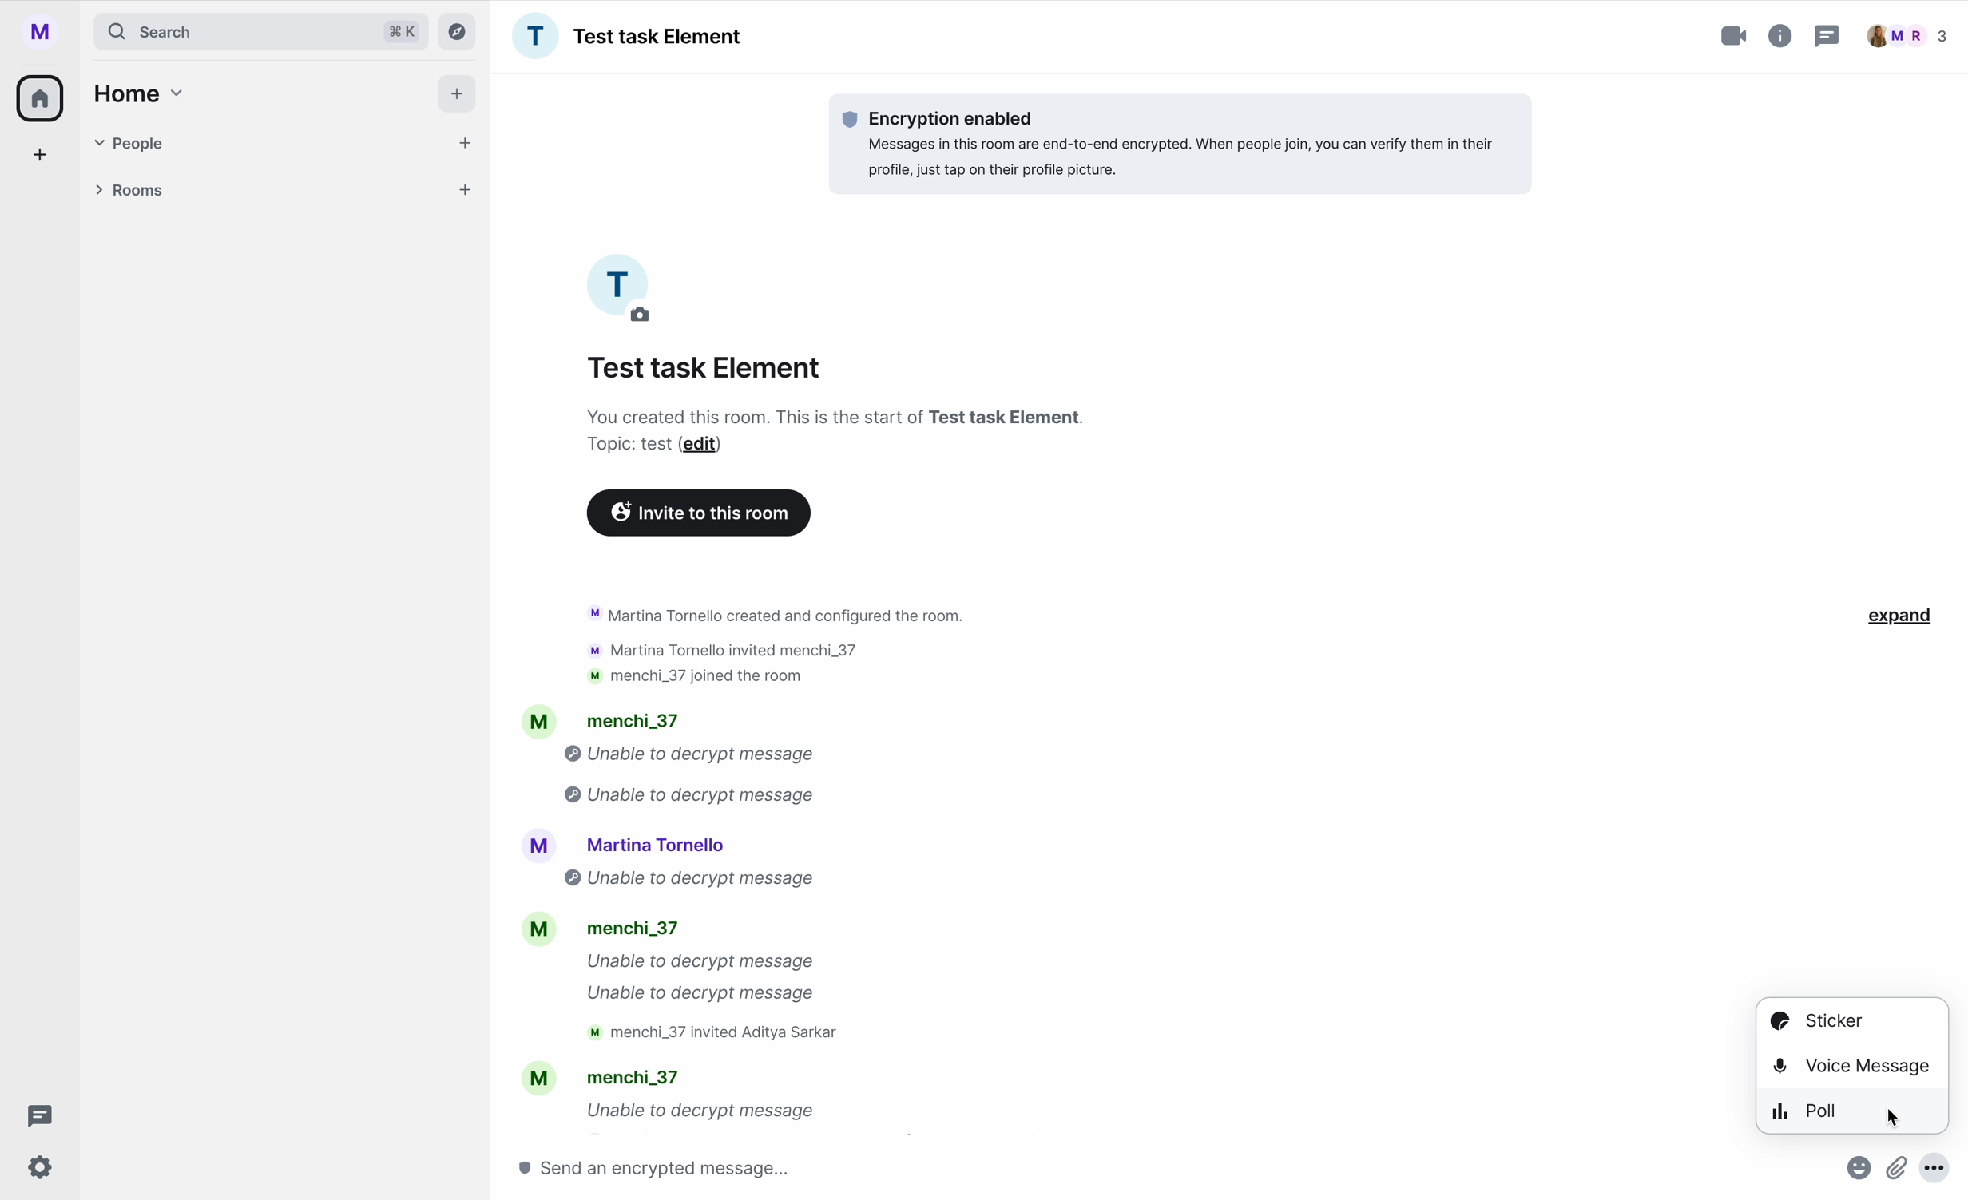  What do you see at coordinates (707, 368) in the screenshot?
I see `Test task Element` at bounding box center [707, 368].